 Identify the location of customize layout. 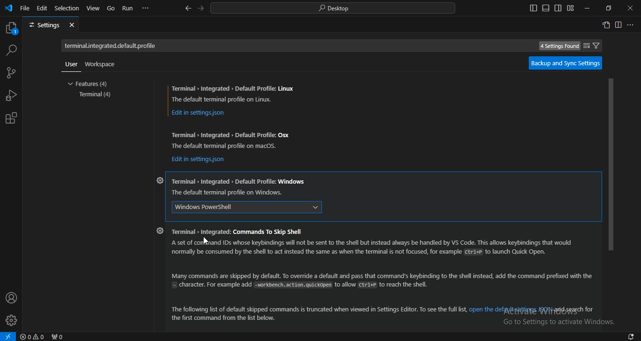
(571, 8).